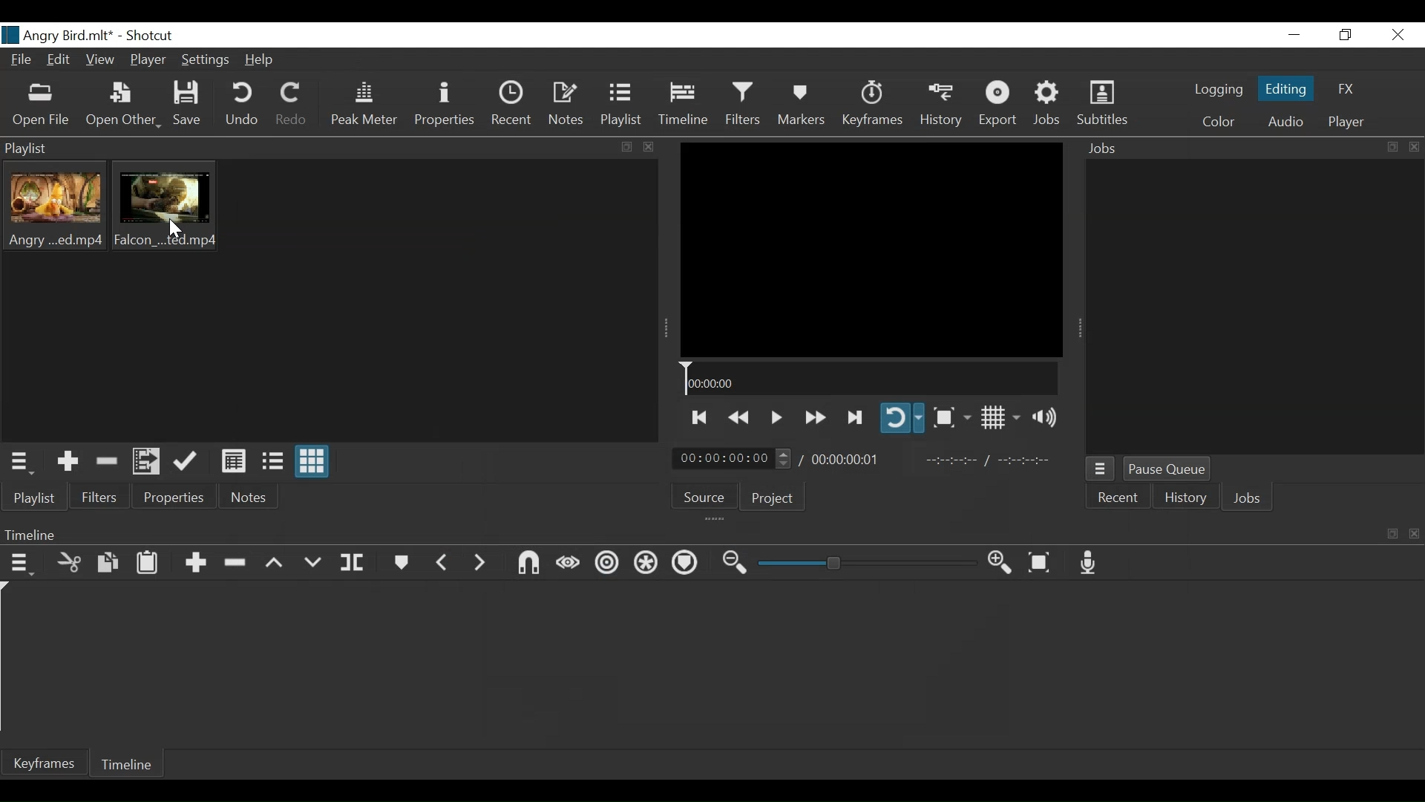 The image size is (1425, 802). What do you see at coordinates (102, 36) in the screenshot?
I see `title` at bounding box center [102, 36].